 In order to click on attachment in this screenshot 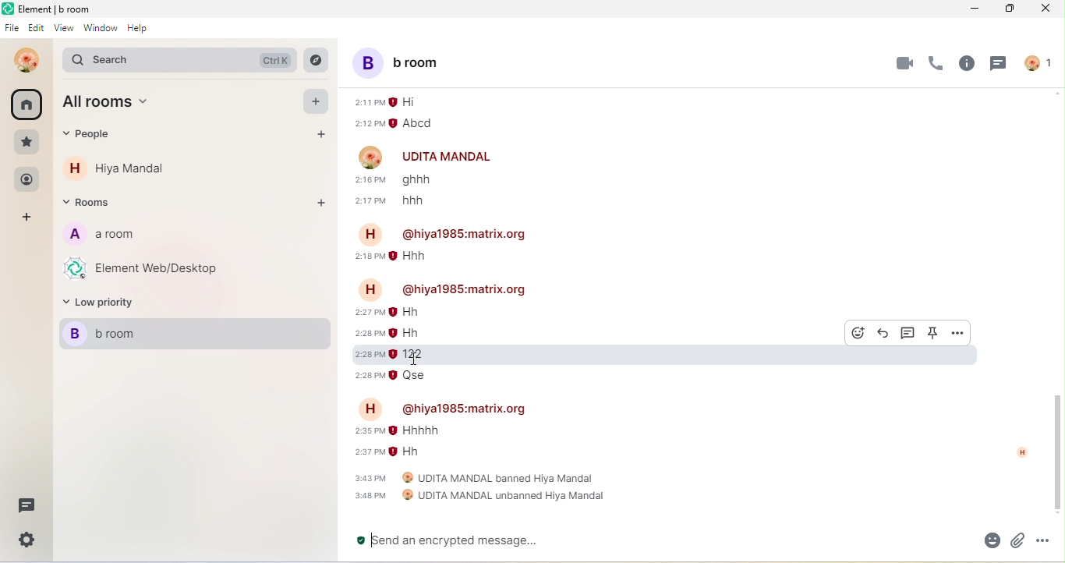, I will do `click(1018, 541)`.